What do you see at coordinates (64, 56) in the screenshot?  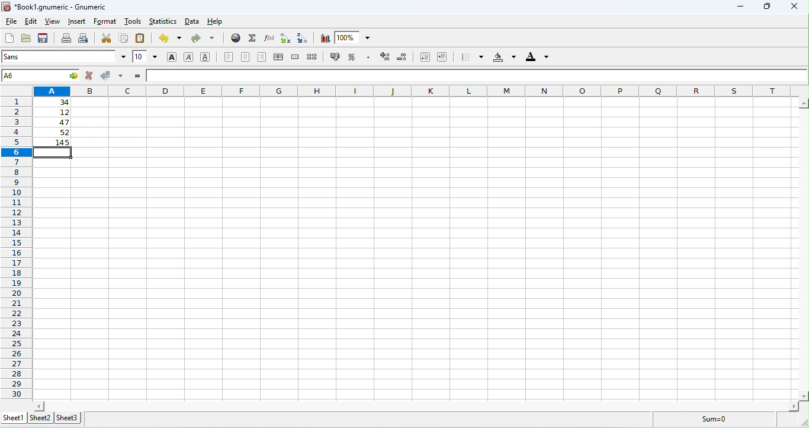 I see `font style` at bounding box center [64, 56].